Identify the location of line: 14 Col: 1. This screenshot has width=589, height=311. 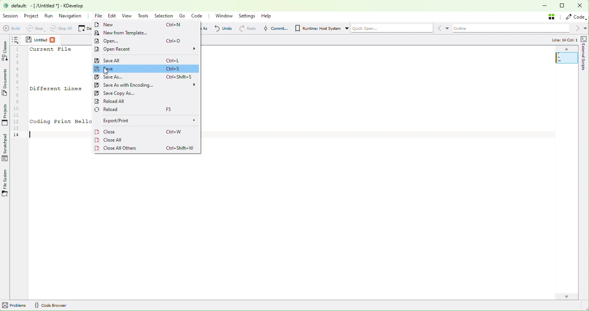
(563, 39).